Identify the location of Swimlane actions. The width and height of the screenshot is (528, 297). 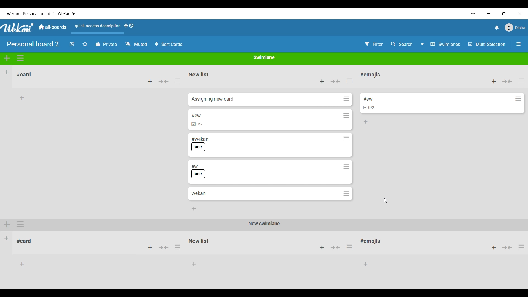
(20, 58).